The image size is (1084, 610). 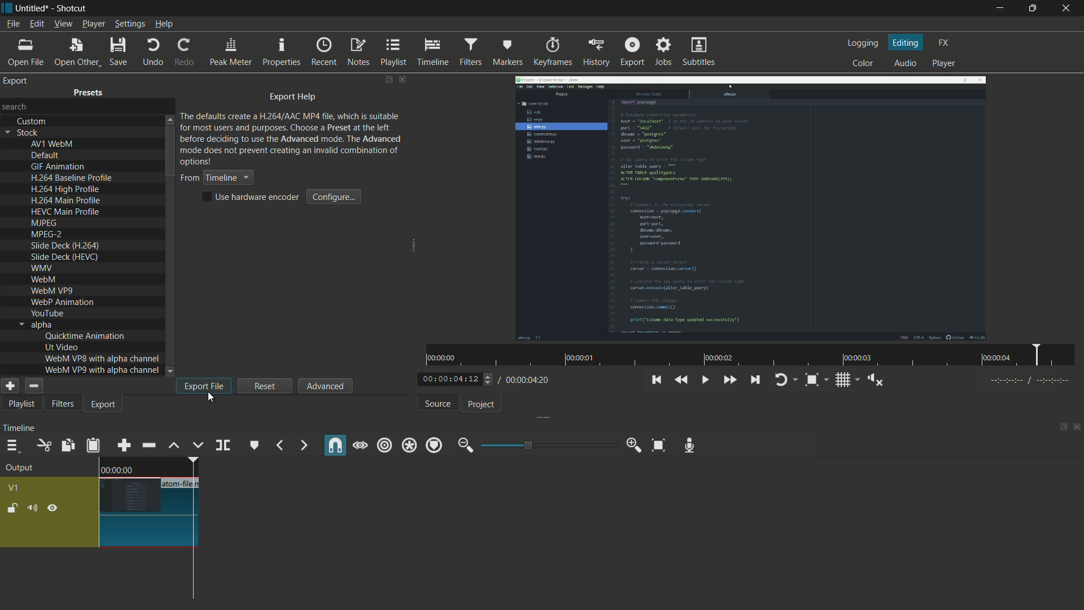 What do you see at coordinates (1060, 428) in the screenshot?
I see `change layout` at bounding box center [1060, 428].